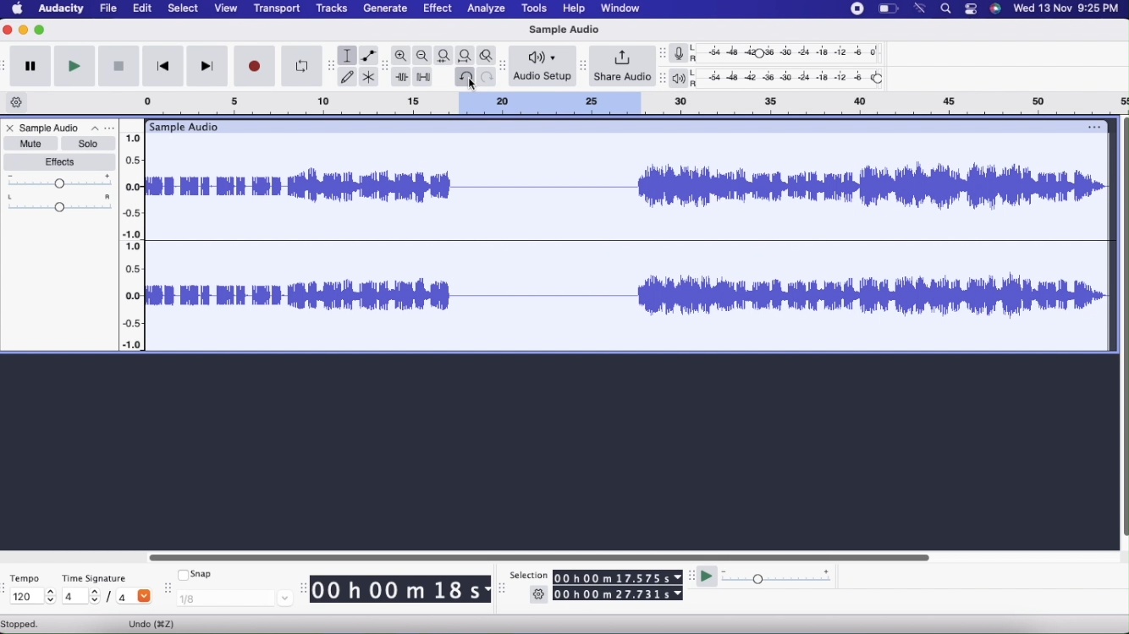 The height and width of the screenshot is (634, 1129). Describe the element at coordinates (947, 9) in the screenshot. I see `spotlight` at that location.